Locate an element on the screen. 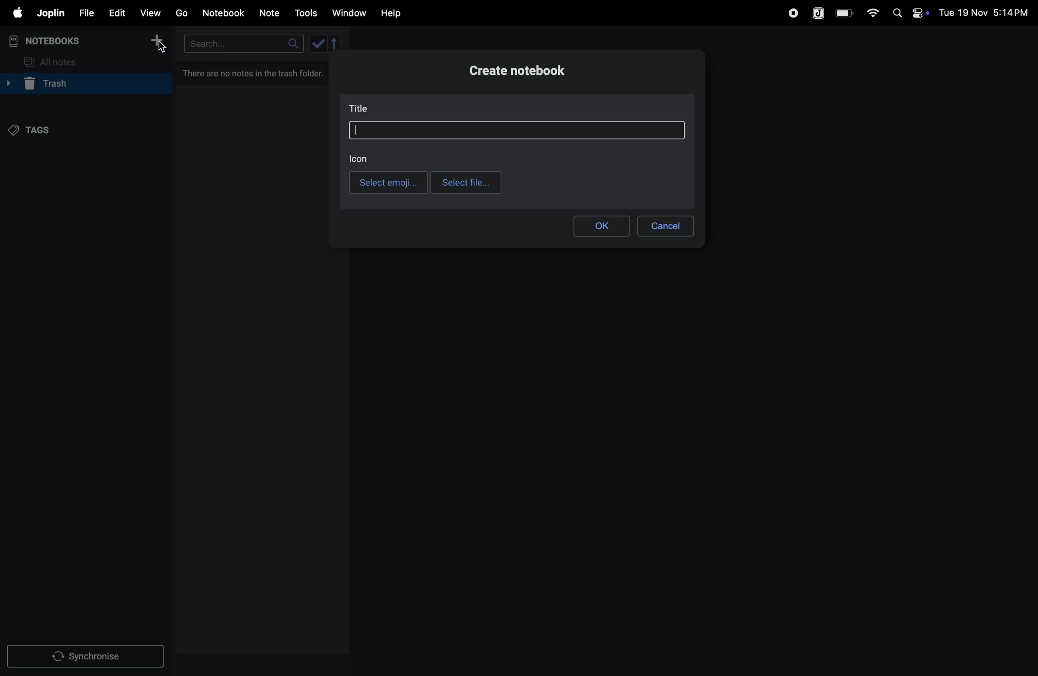 Image resolution: width=1038 pixels, height=676 pixels. select emoji is located at coordinates (388, 182).